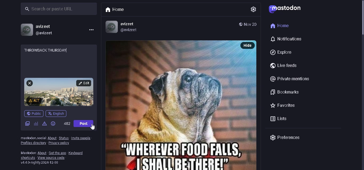 The width and height of the screenshot is (364, 170). I want to click on edit, so click(84, 83).